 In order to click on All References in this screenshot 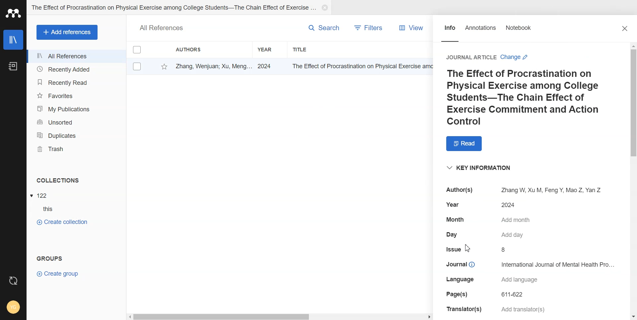, I will do `click(76, 56)`.